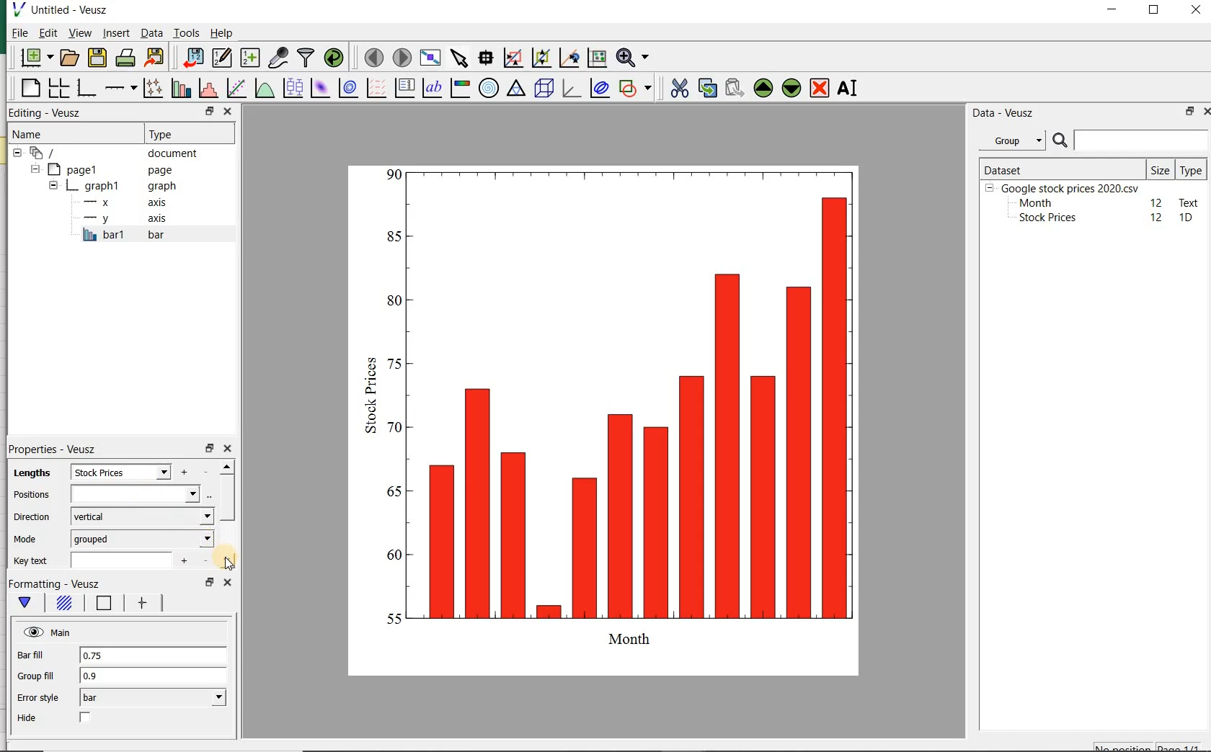  Describe the element at coordinates (210, 112) in the screenshot. I see `restore` at that location.